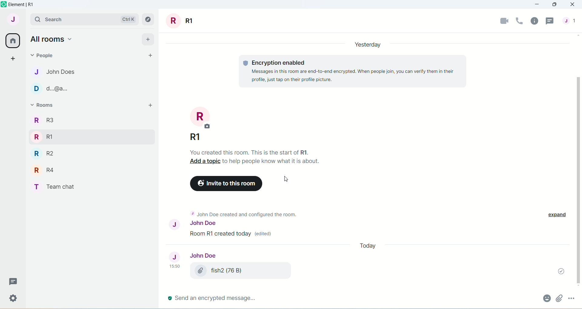 The image size is (582, 309). Describe the element at coordinates (547, 298) in the screenshot. I see `attachment` at that location.